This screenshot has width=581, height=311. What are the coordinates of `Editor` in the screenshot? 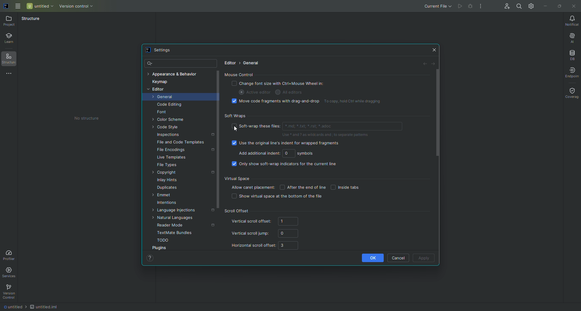 It's located at (229, 63).